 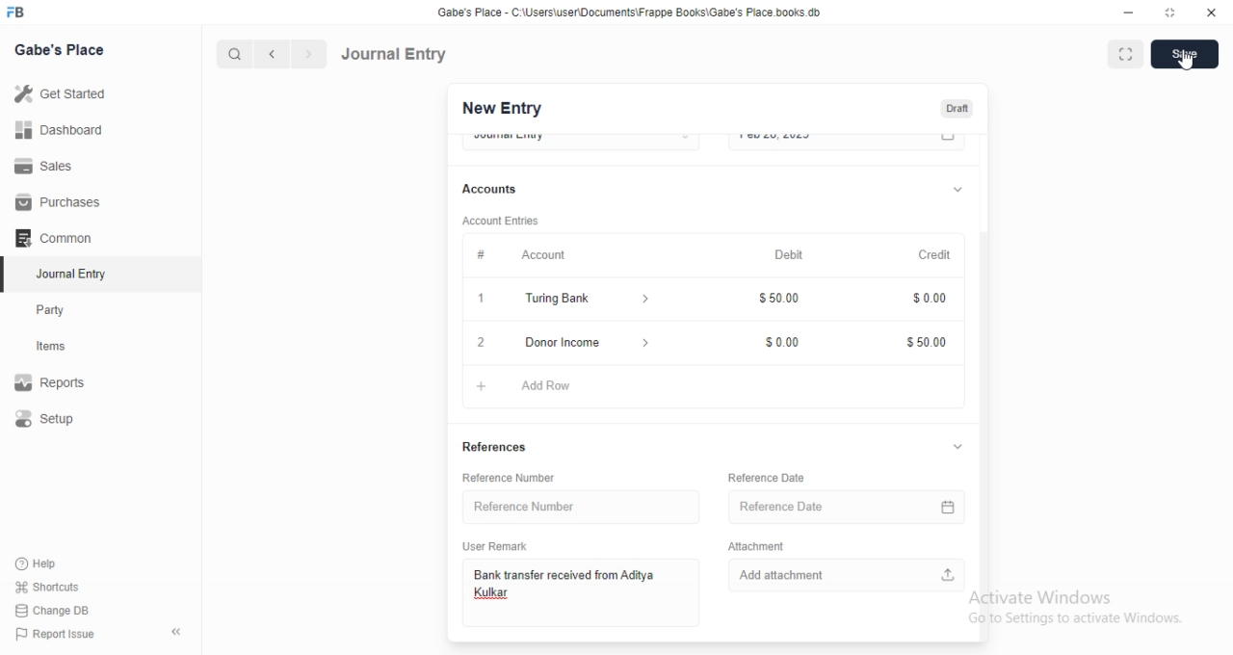 I want to click on Reference Number, so click(x=575, y=506).